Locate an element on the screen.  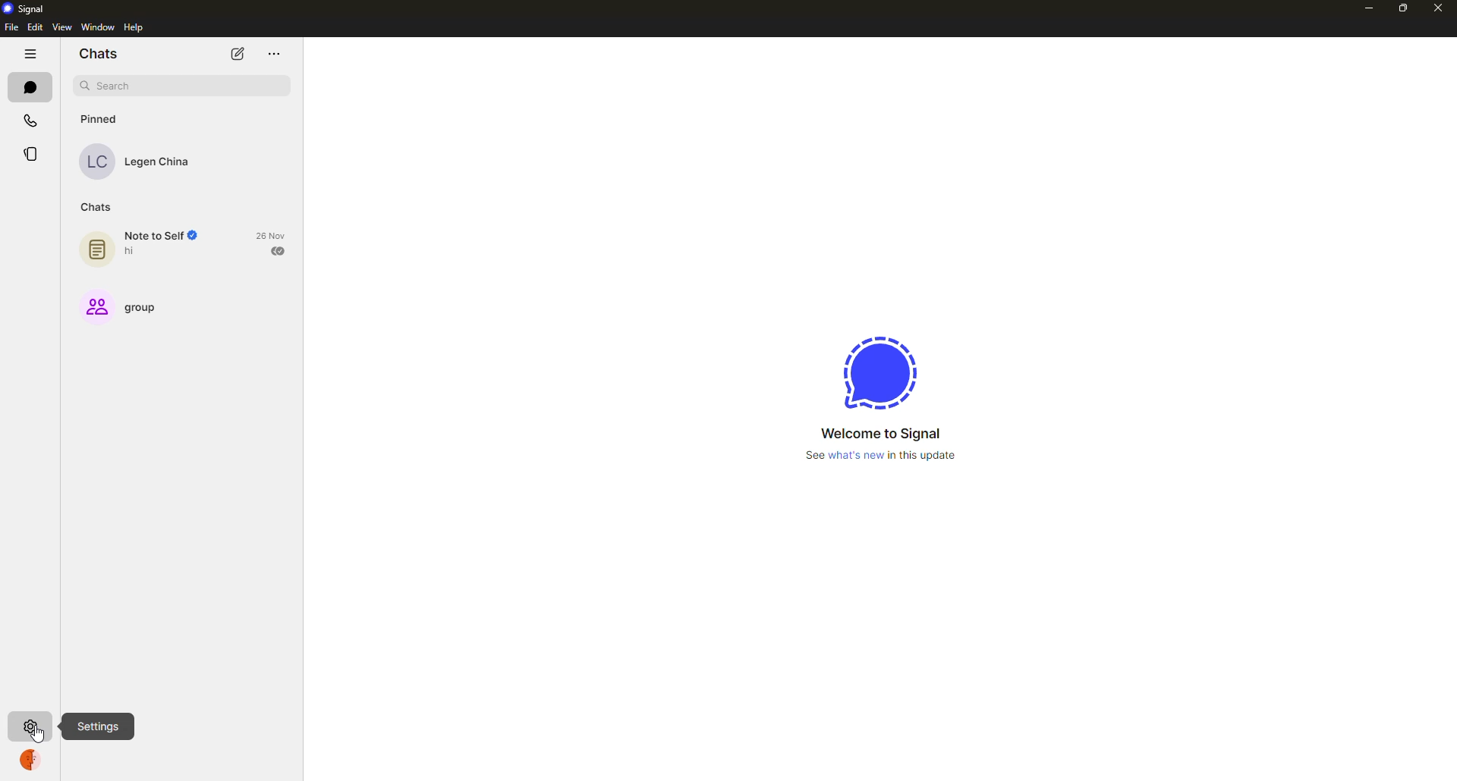
settings is located at coordinates (30, 726).